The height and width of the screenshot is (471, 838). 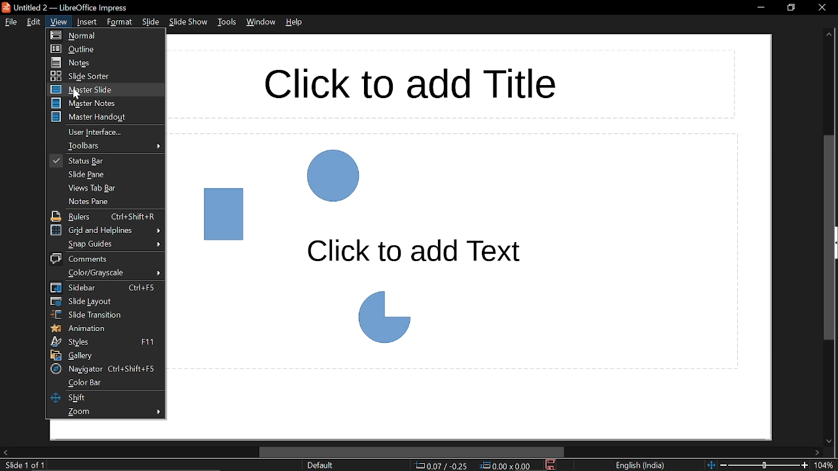 What do you see at coordinates (104, 175) in the screenshot?
I see `Slide pane` at bounding box center [104, 175].